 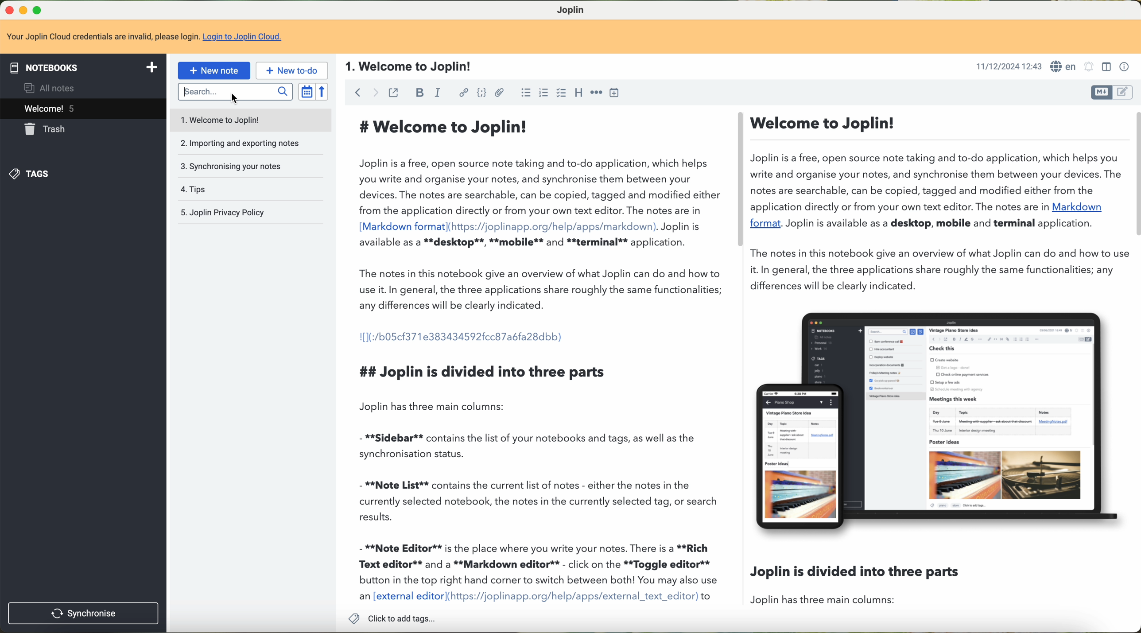 What do you see at coordinates (440, 93) in the screenshot?
I see `italic` at bounding box center [440, 93].